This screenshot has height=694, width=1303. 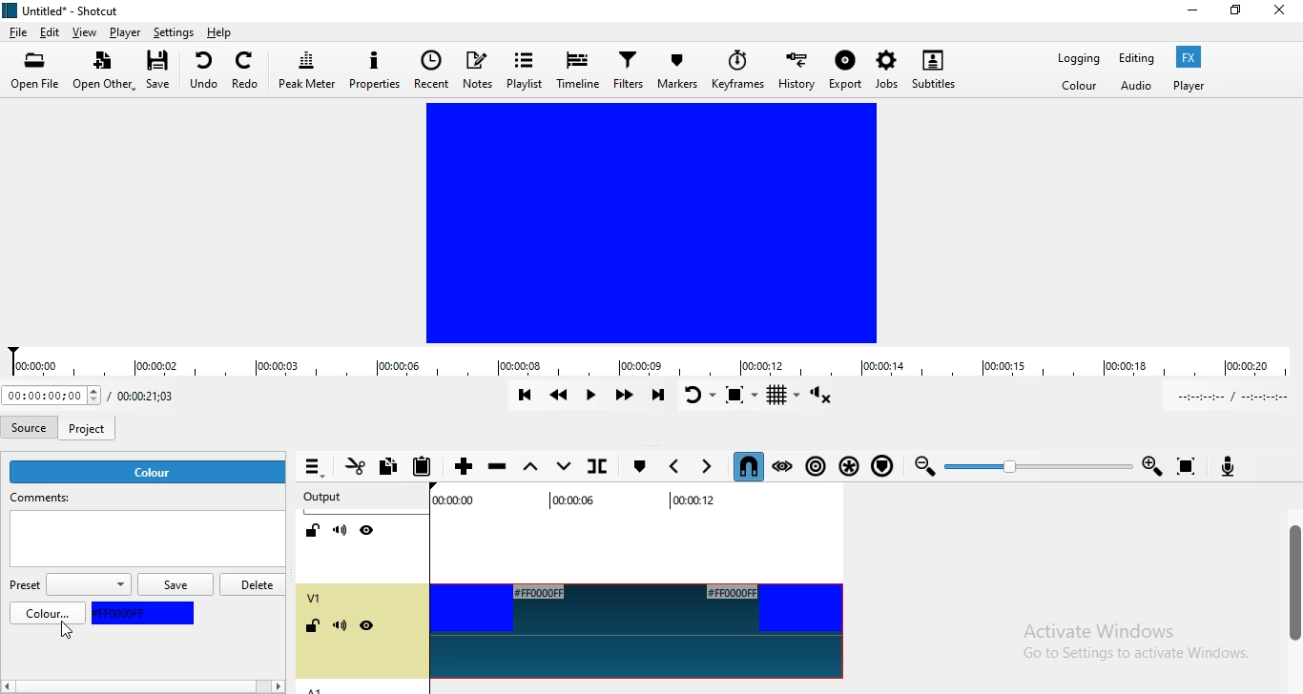 What do you see at coordinates (629, 72) in the screenshot?
I see `Filters` at bounding box center [629, 72].